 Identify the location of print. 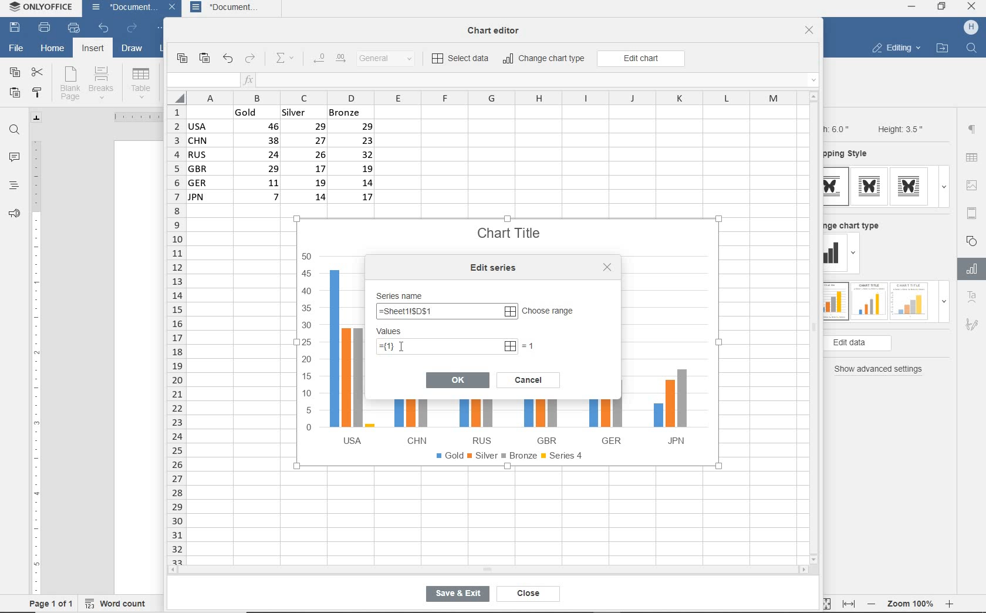
(44, 28).